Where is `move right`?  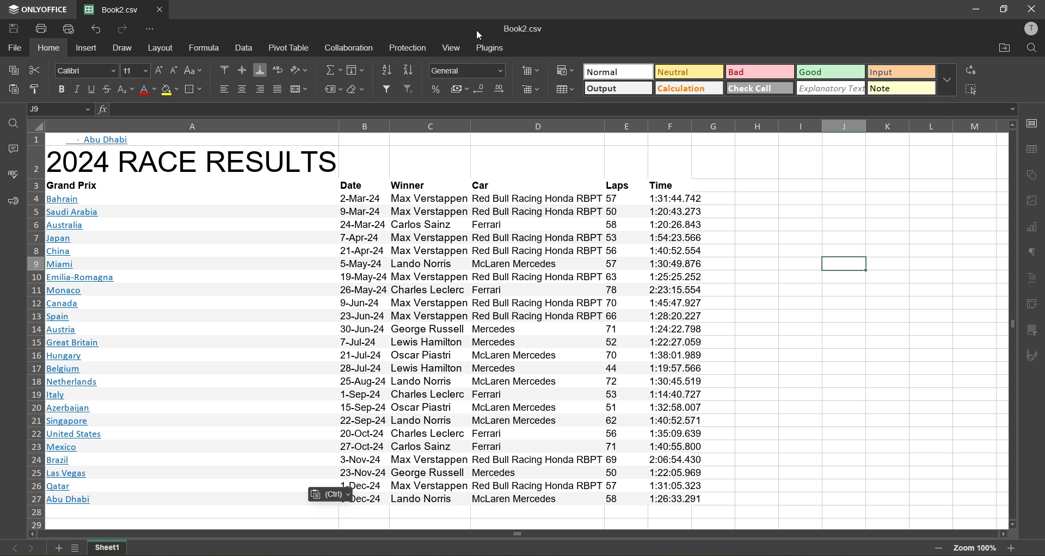
move right is located at coordinates (1002, 535).